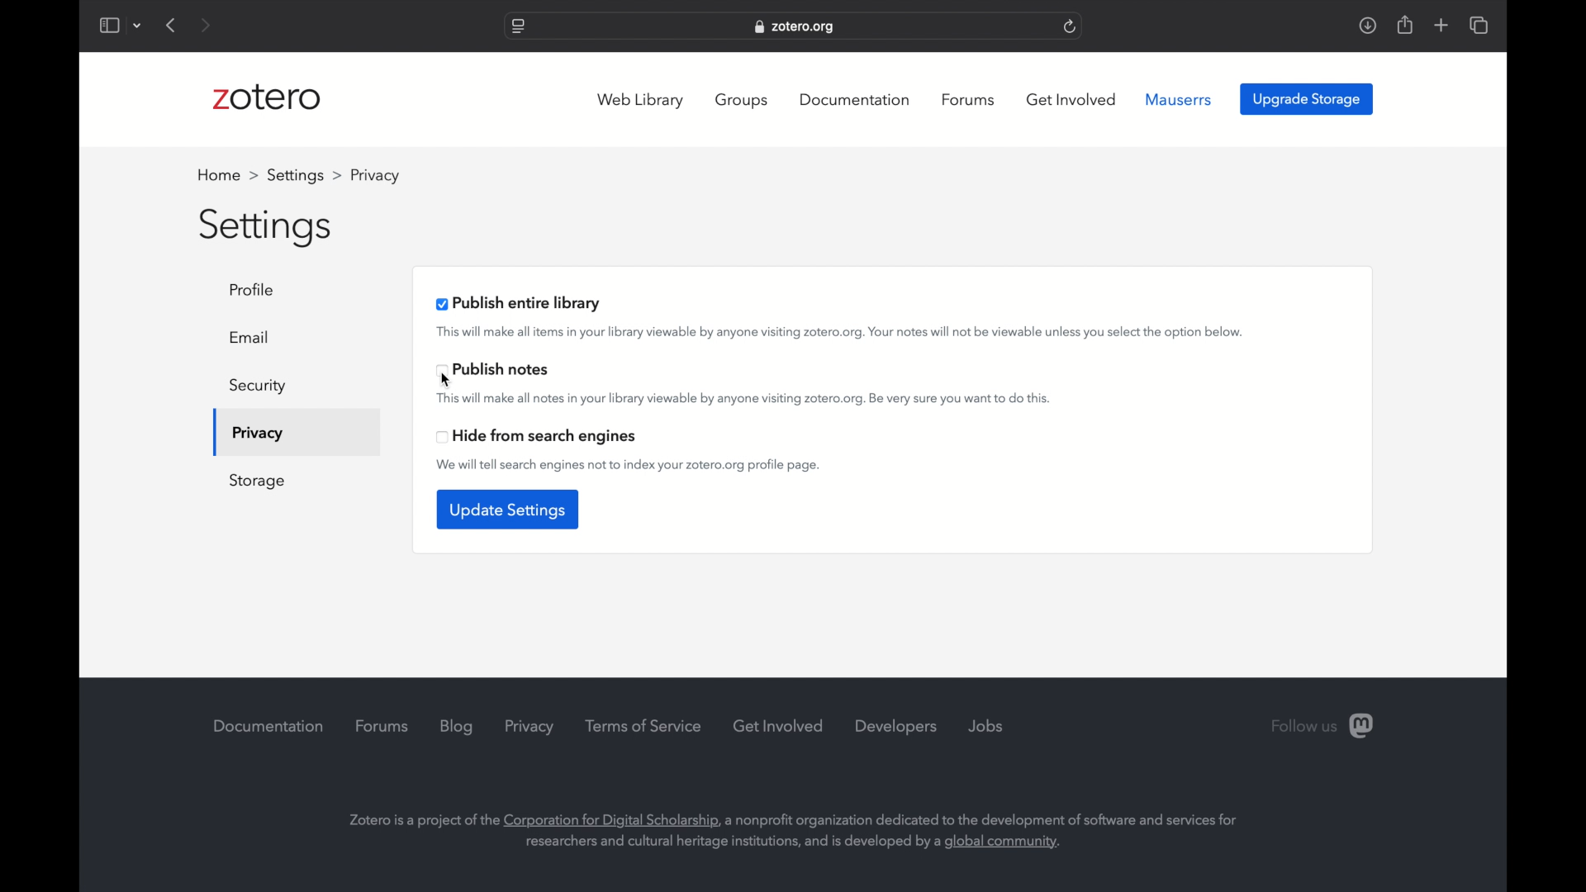  What do you see at coordinates (140, 25) in the screenshot?
I see `dropdown` at bounding box center [140, 25].